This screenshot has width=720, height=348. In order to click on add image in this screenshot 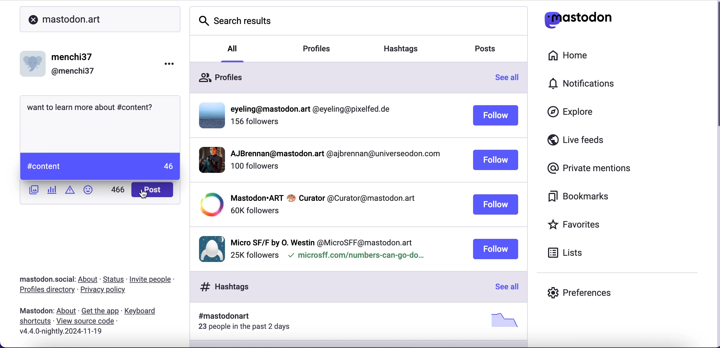, I will do `click(32, 190)`.